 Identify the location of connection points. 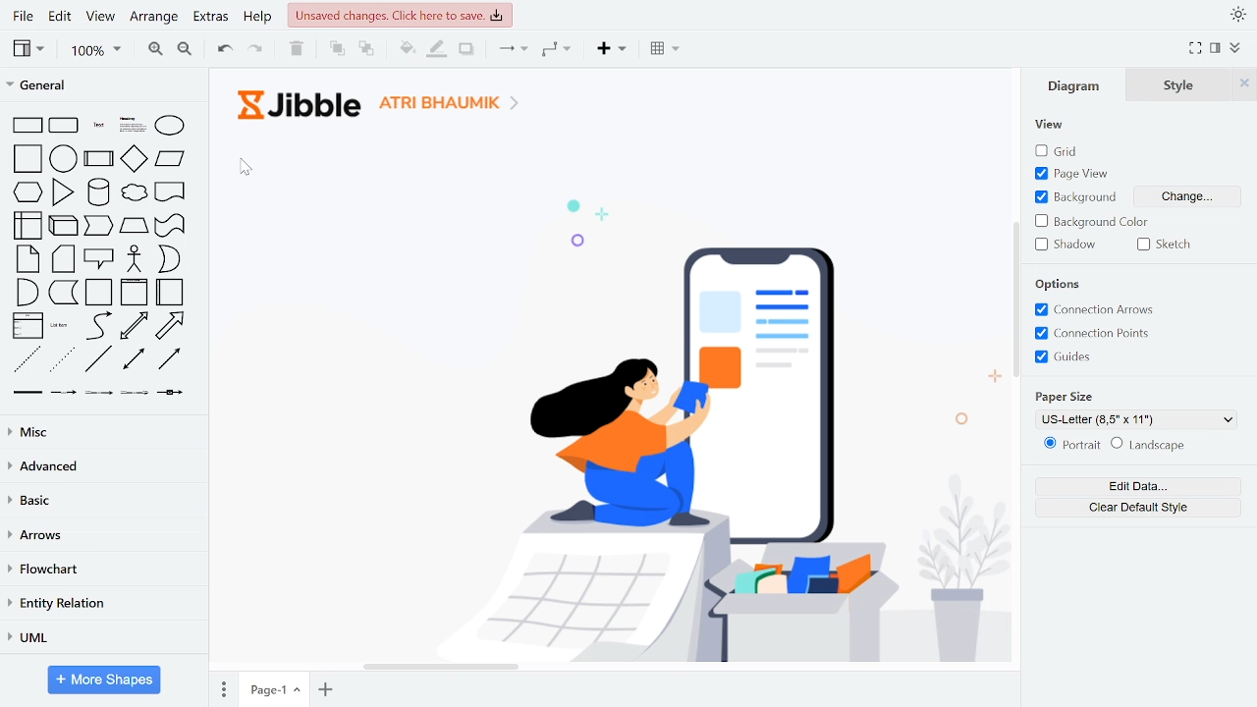
(1100, 334).